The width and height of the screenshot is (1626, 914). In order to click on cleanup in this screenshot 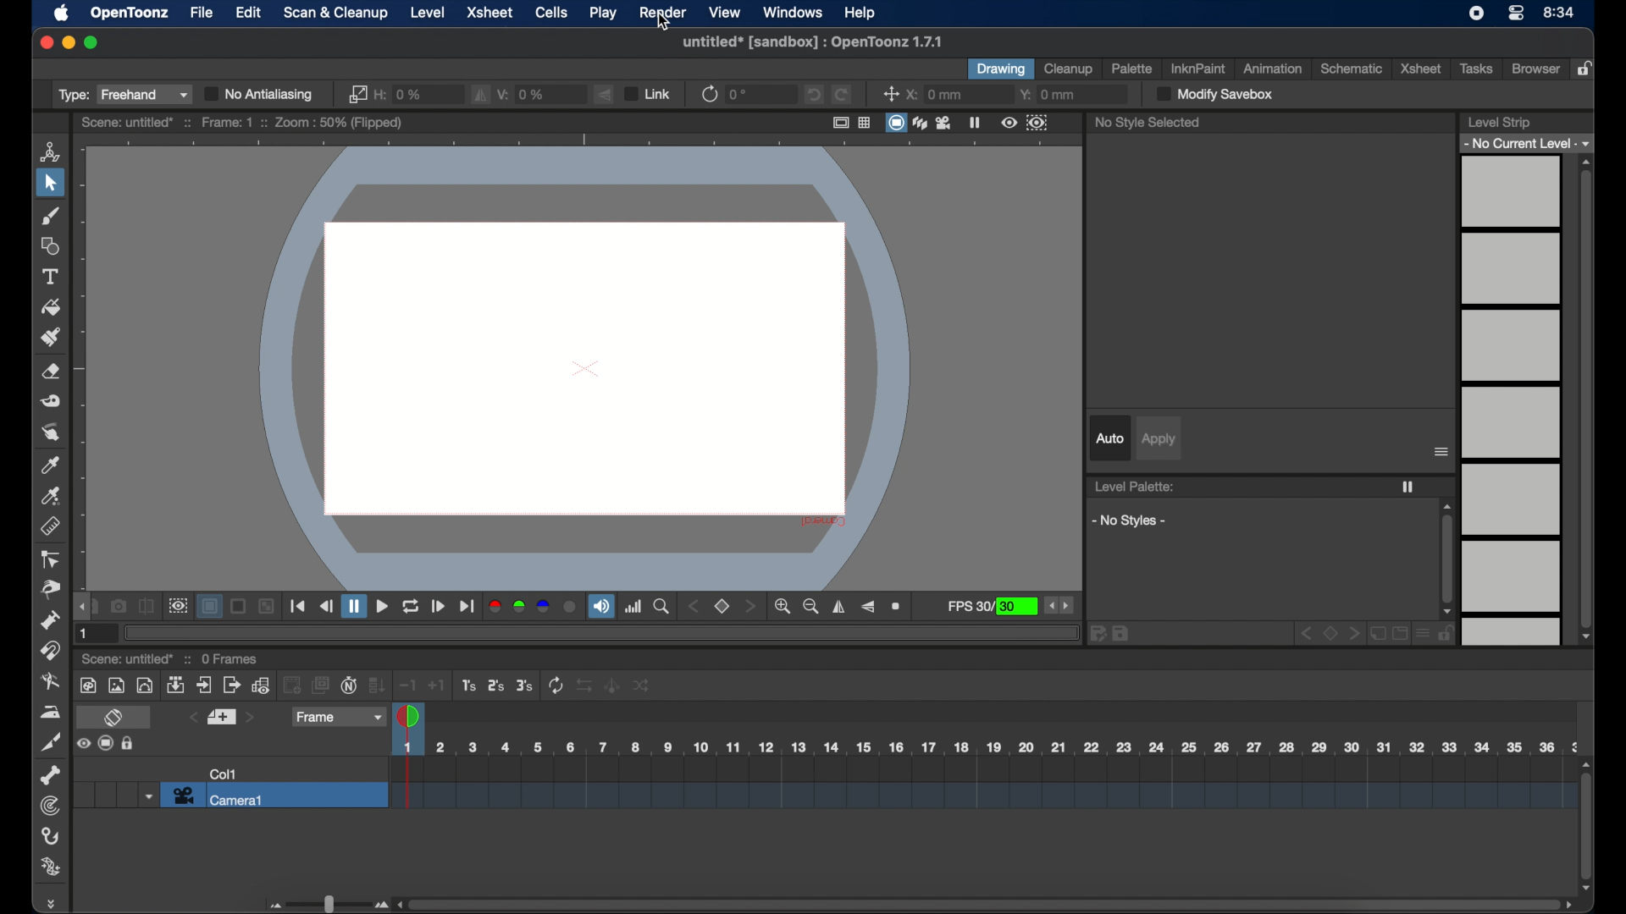, I will do `click(1069, 68)`.